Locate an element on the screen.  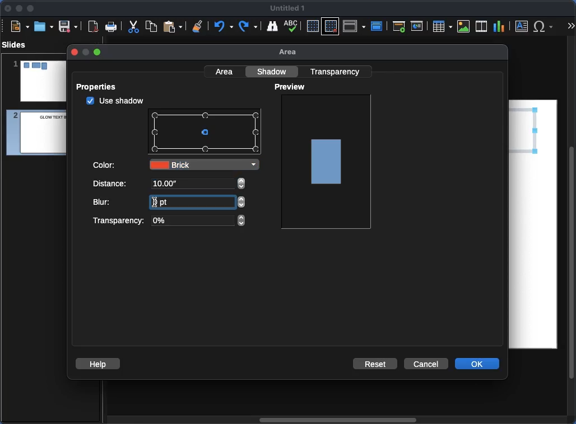
Clear formatting is located at coordinates (198, 25).